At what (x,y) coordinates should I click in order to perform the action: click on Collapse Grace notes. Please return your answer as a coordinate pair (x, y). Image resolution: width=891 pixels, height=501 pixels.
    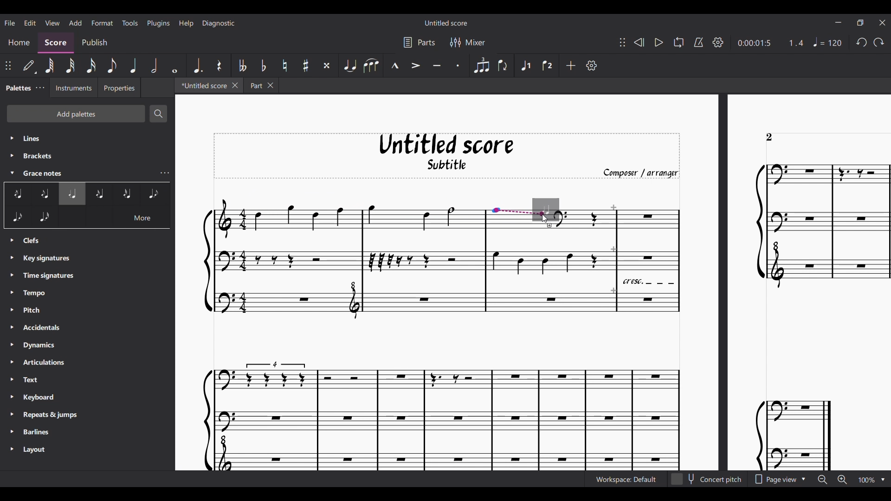
    Looking at the image, I should click on (12, 173).